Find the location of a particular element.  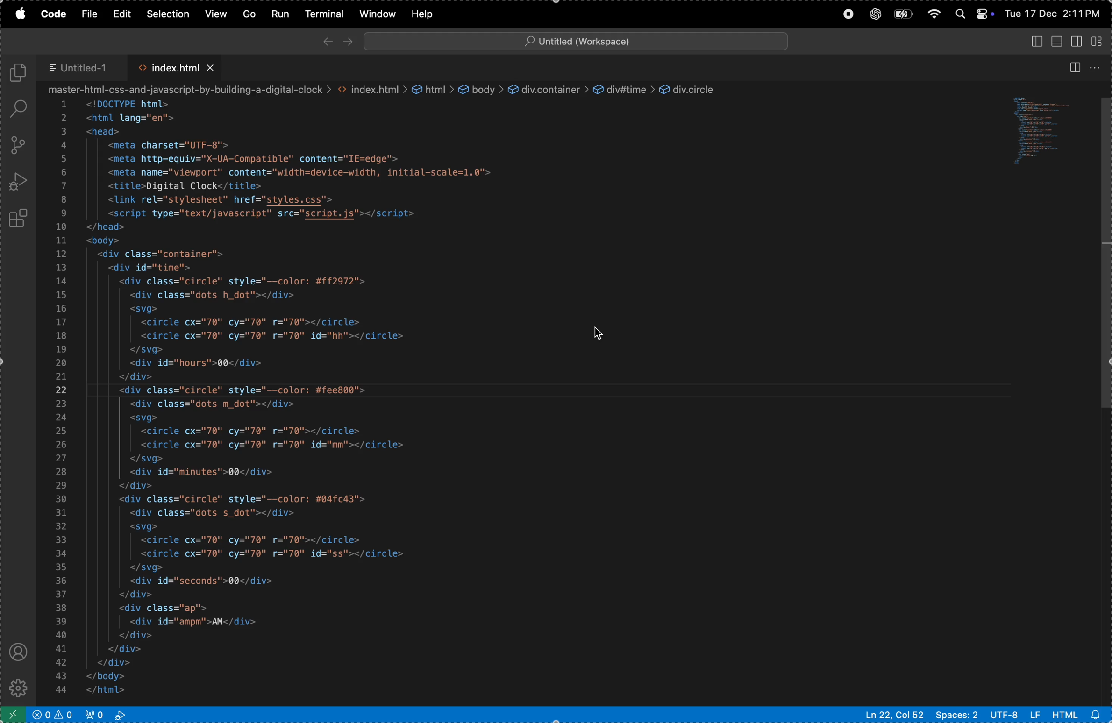

options is located at coordinates (1097, 65).